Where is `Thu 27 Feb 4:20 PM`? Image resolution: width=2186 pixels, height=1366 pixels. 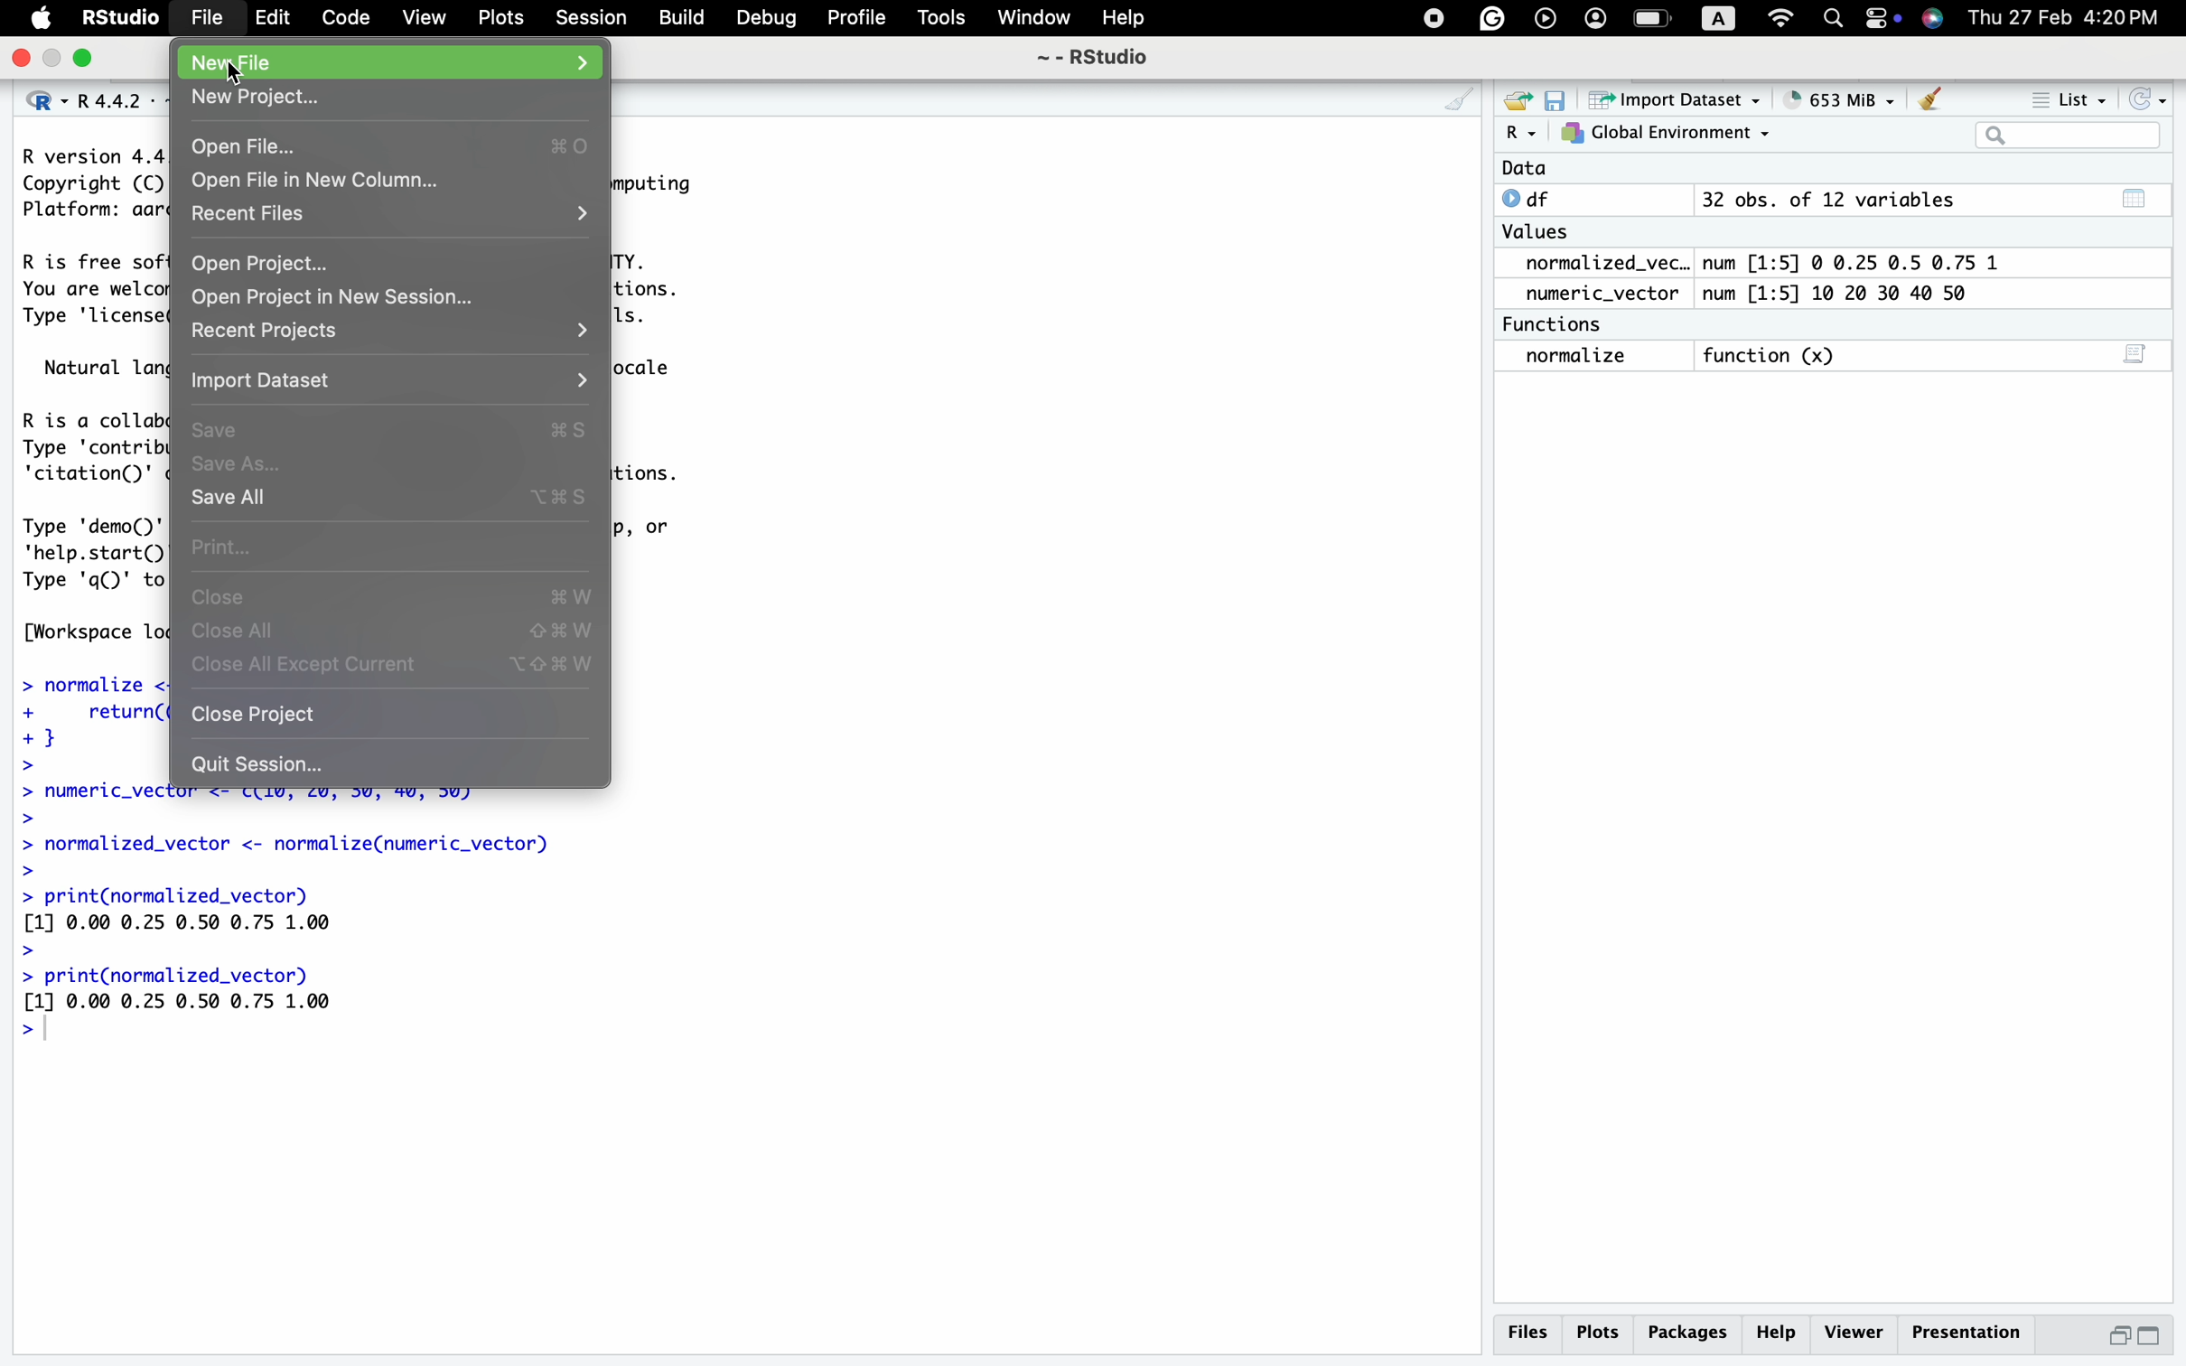
Thu 27 Feb 4:20 PM is located at coordinates (2072, 17).